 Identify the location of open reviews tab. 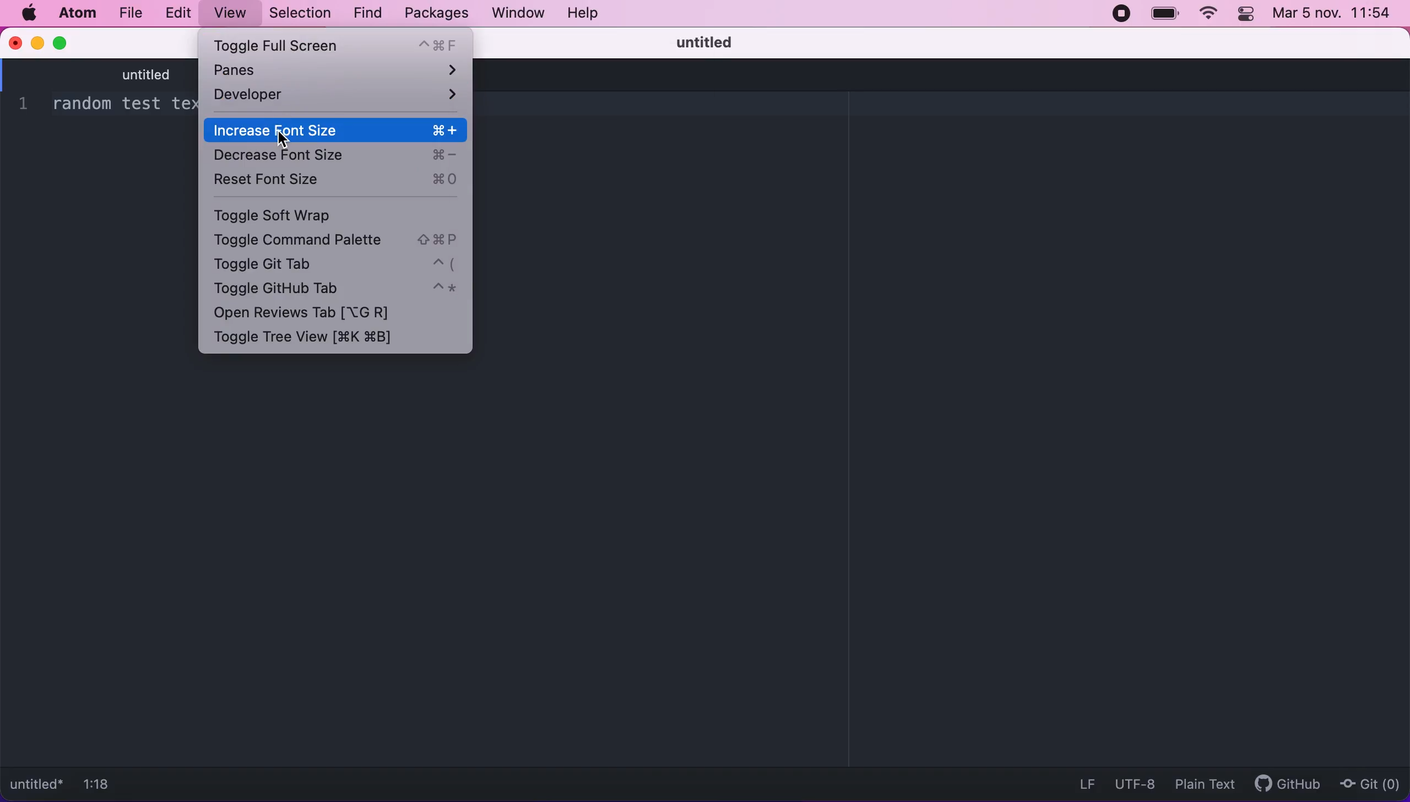
(314, 315).